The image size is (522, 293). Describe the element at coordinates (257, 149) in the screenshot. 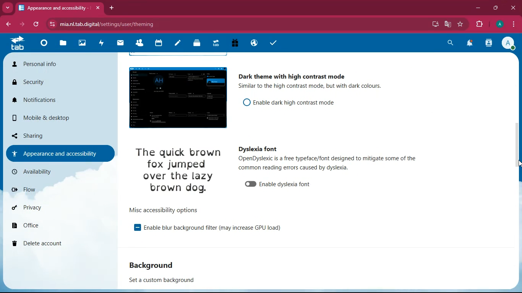

I see `dyslexia` at that location.